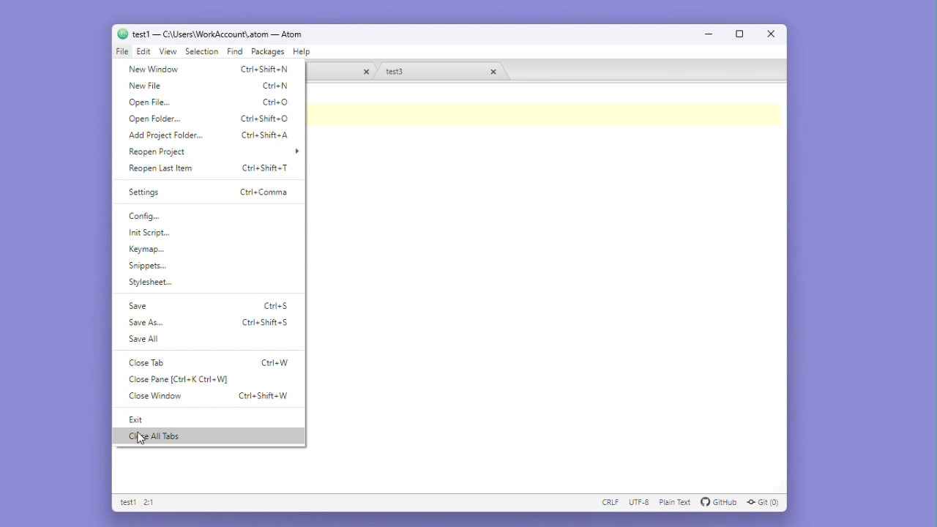 The image size is (937, 527). Describe the element at coordinates (144, 340) in the screenshot. I see `save all` at that location.